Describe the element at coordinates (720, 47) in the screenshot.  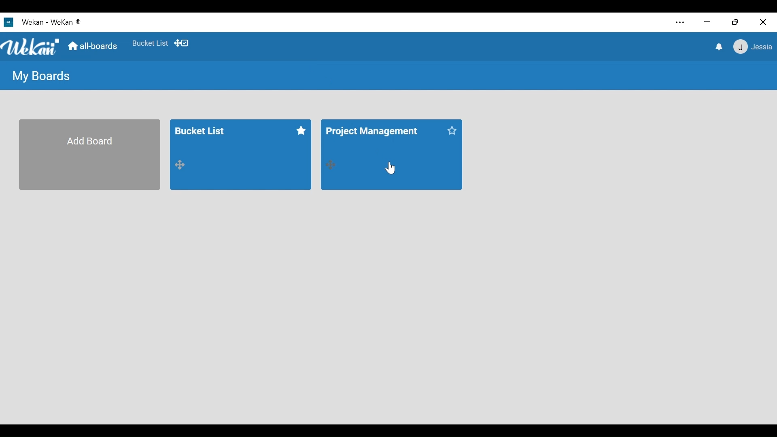
I see `notifications` at that location.